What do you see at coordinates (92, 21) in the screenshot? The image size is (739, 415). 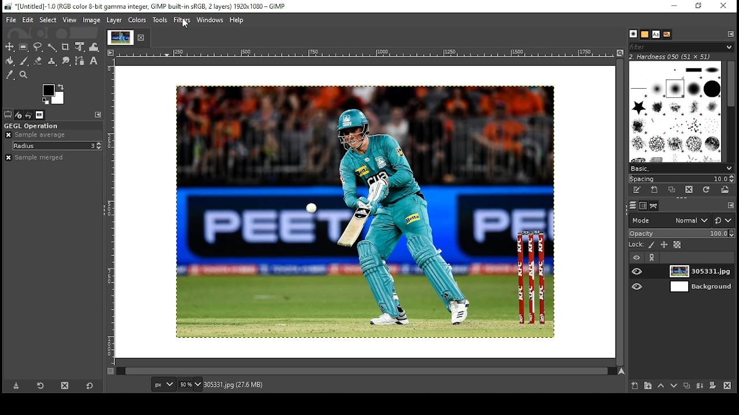 I see `image` at bounding box center [92, 21].